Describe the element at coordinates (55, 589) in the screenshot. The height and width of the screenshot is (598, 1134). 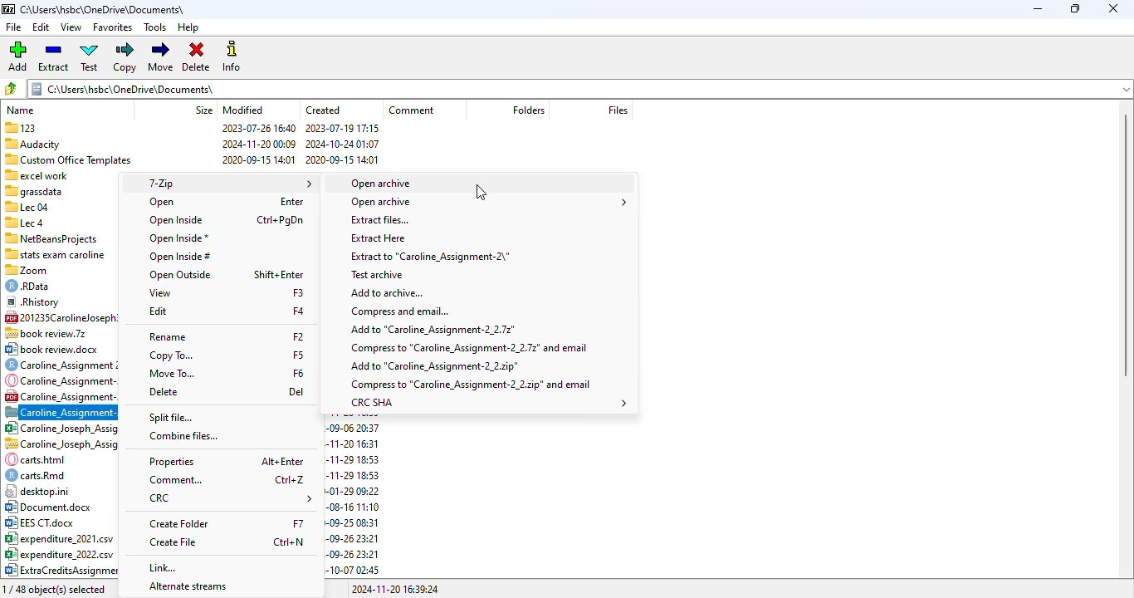
I see `1/48 object(s) selected` at that location.